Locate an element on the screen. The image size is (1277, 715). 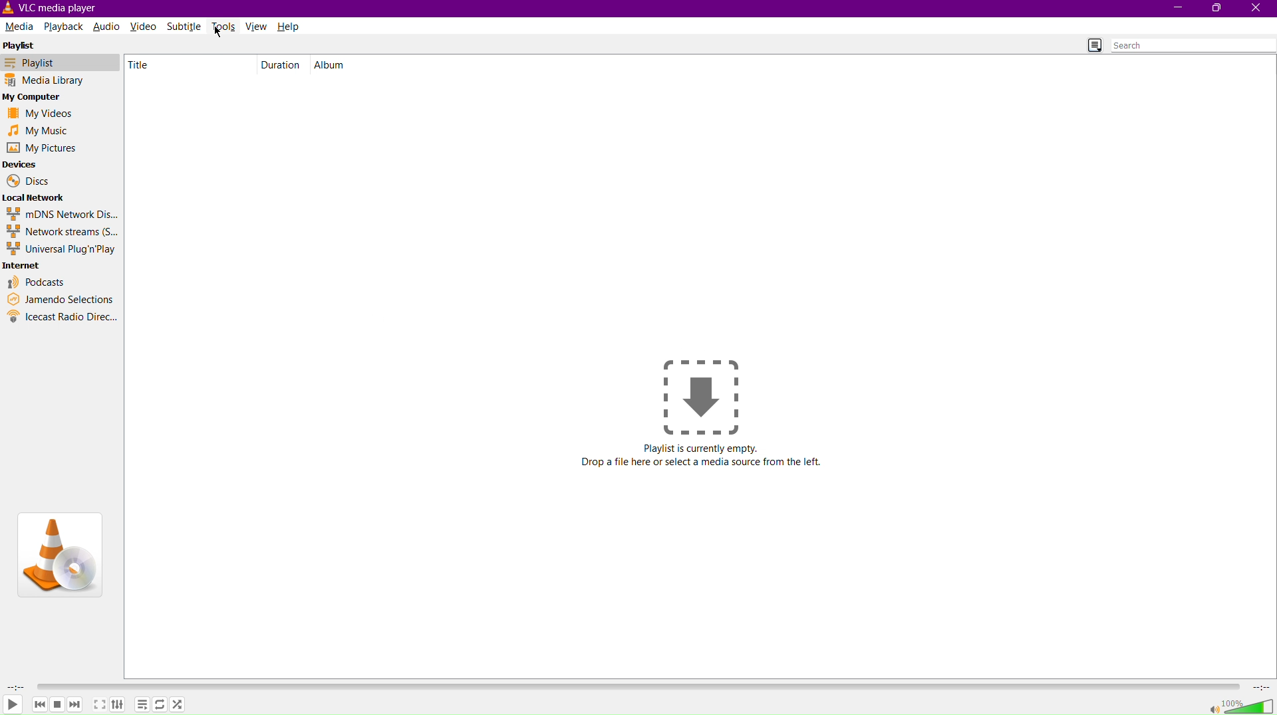
Duration is located at coordinates (13, 684).